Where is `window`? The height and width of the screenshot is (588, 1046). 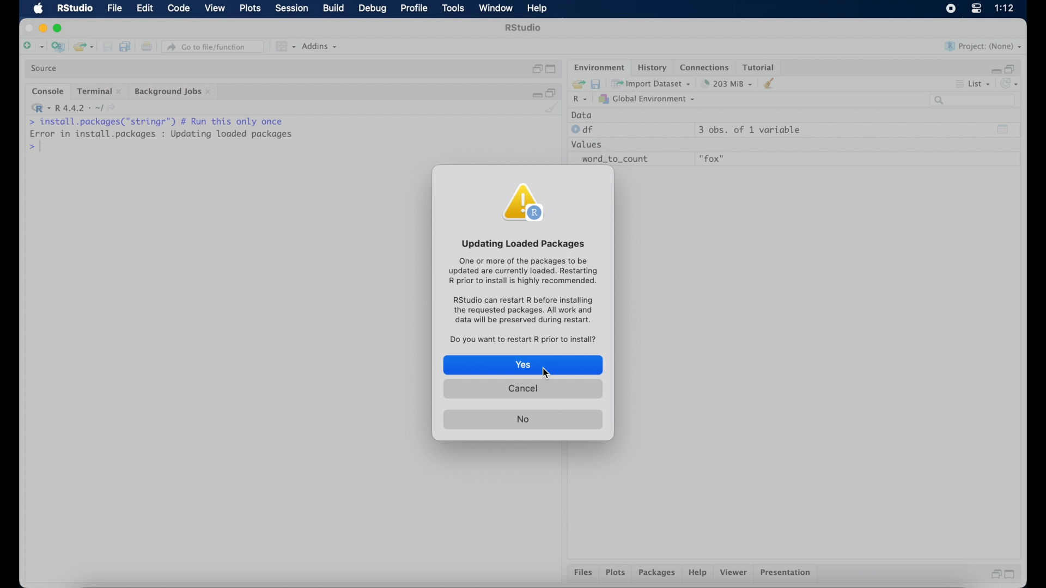 window is located at coordinates (496, 9).